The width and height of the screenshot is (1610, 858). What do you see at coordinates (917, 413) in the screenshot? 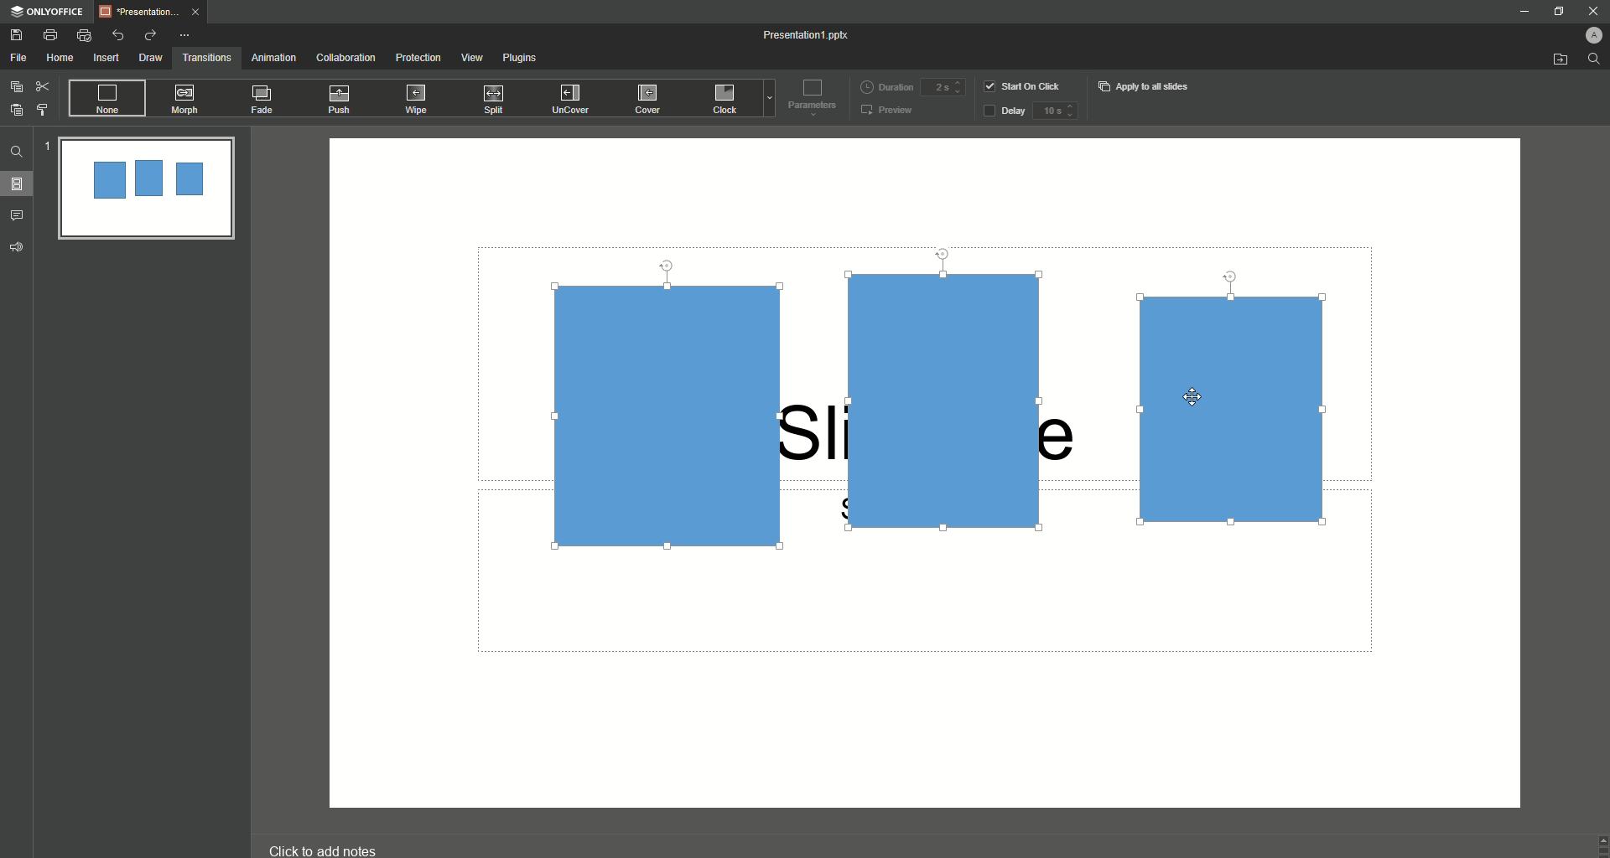
I see `Drag screen (selected 3 shapes)` at bounding box center [917, 413].